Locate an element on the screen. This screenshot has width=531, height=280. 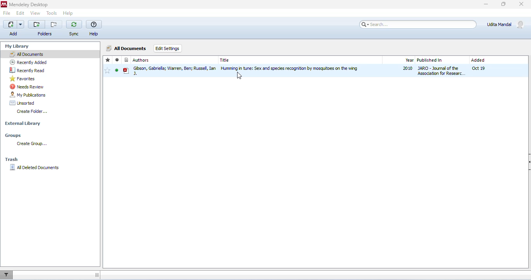
authors is located at coordinates (137, 60).